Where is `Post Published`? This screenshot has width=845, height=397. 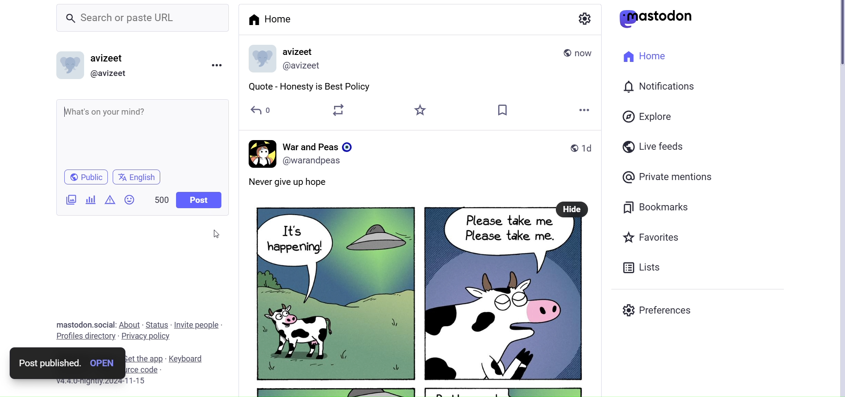
Post Published is located at coordinates (47, 364).